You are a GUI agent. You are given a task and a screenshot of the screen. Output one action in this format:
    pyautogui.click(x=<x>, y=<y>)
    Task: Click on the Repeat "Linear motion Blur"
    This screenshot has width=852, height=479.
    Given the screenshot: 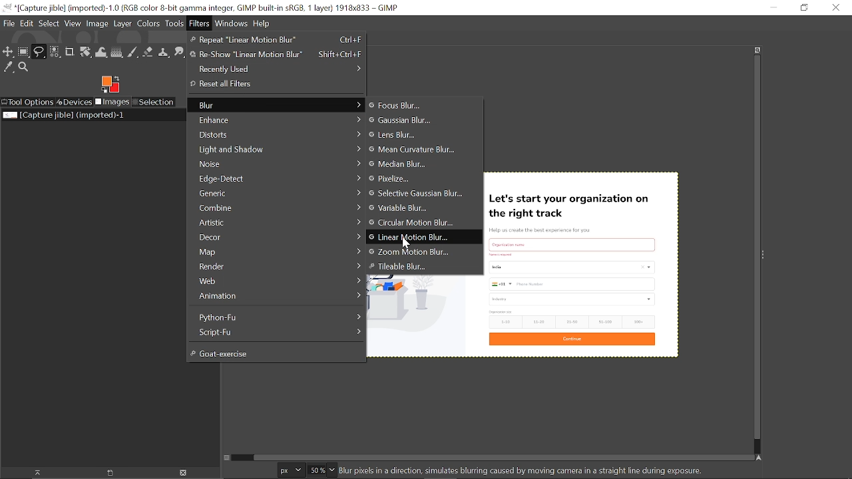 What is the action you would take?
    pyautogui.click(x=276, y=40)
    